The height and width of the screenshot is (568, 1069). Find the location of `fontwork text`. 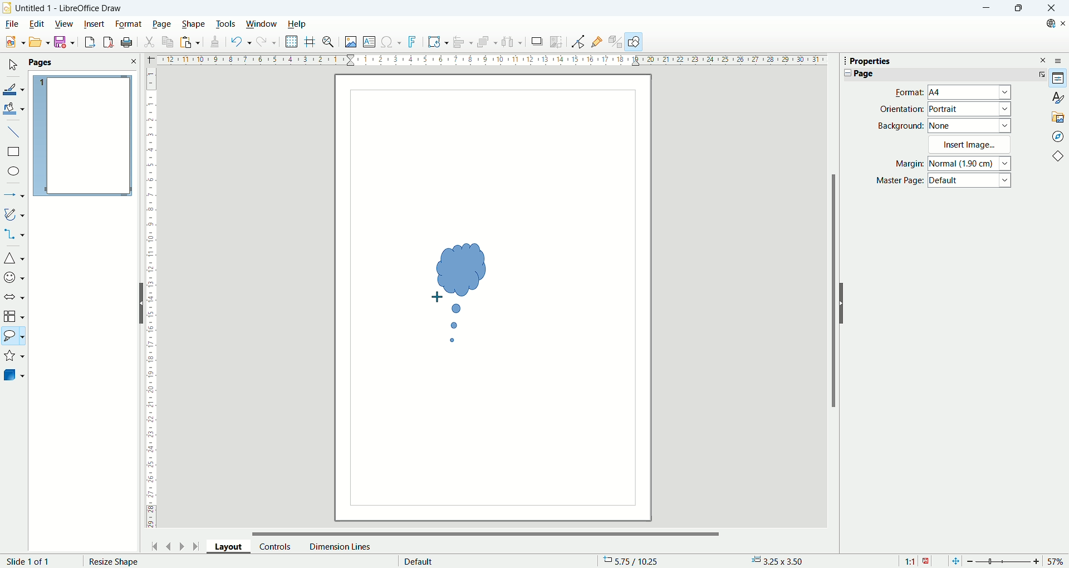

fontwork text is located at coordinates (414, 42).